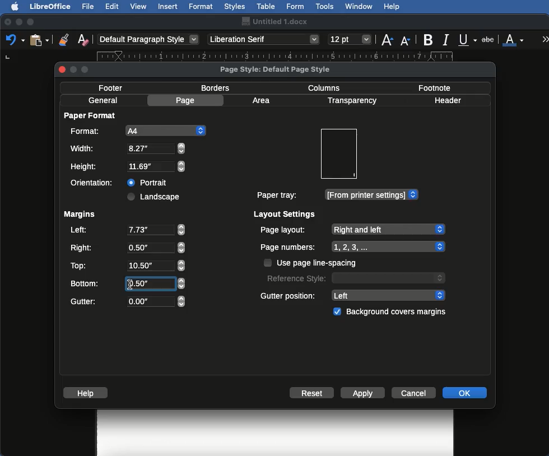  What do you see at coordinates (79, 215) in the screenshot?
I see `Margins` at bounding box center [79, 215].